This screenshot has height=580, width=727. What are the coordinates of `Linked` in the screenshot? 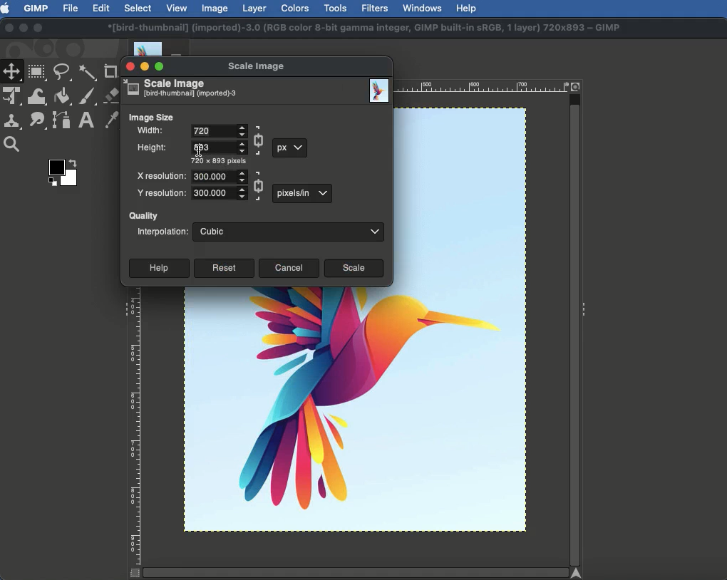 It's located at (259, 139).